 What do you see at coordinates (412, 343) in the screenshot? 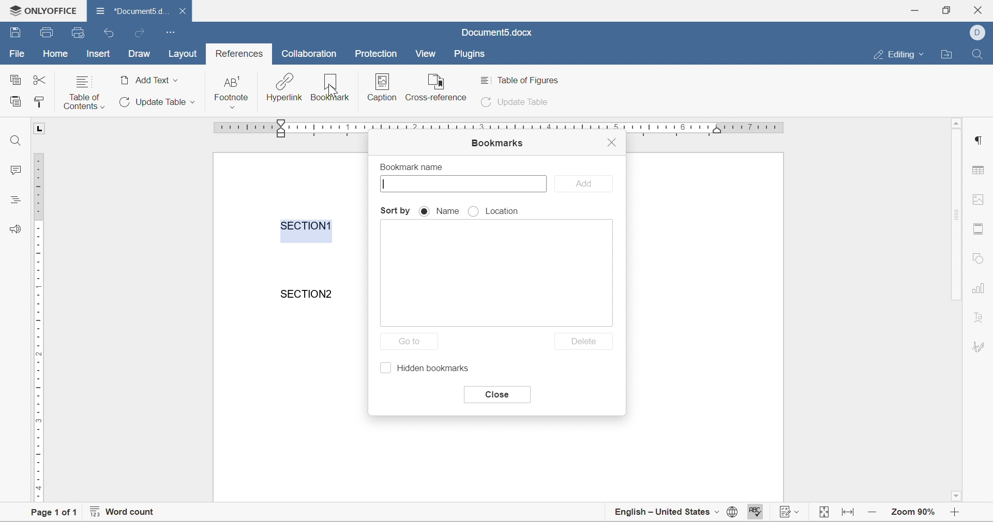
I see `go to` at bounding box center [412, 343].